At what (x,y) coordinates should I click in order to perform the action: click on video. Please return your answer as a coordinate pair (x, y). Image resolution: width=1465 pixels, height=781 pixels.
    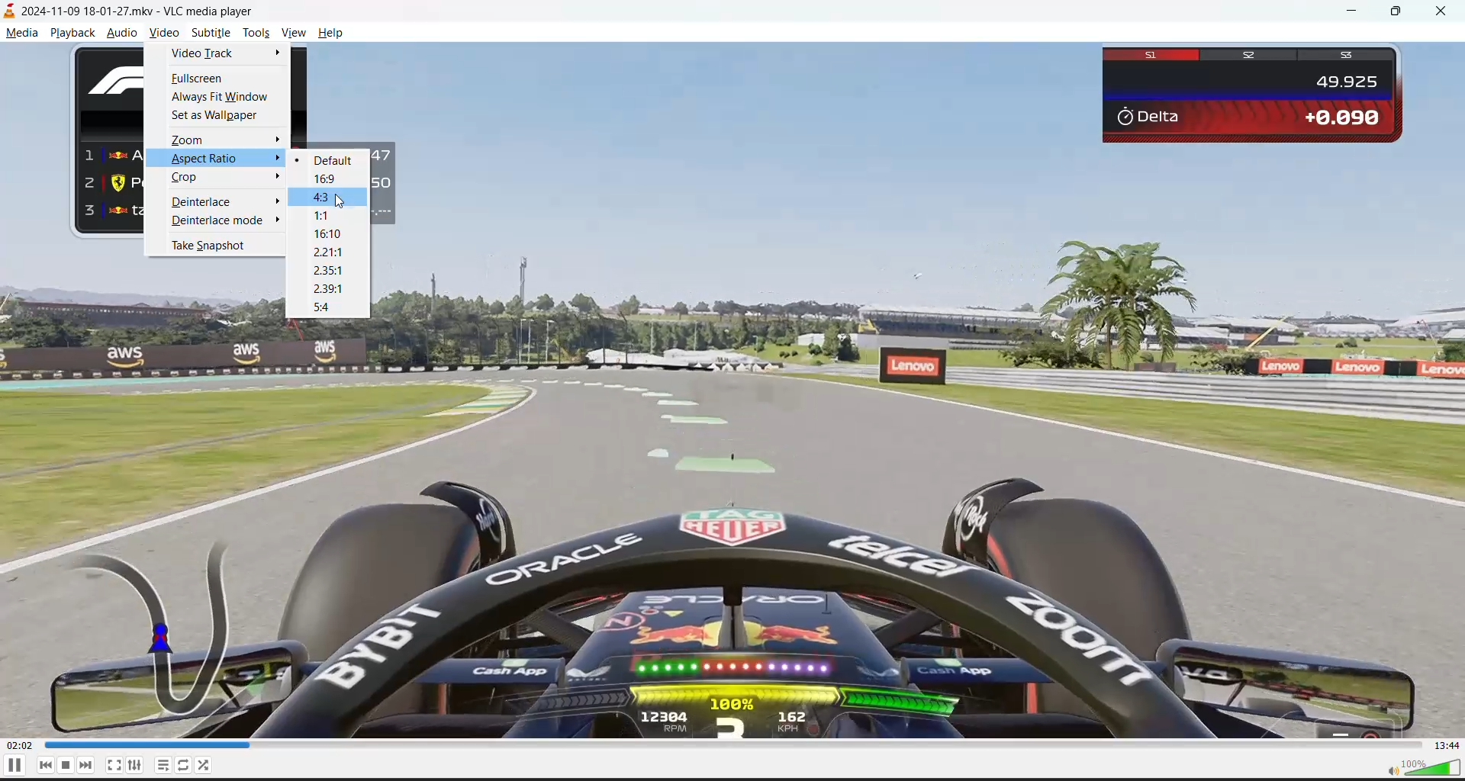
    Looking at the image, I should click on (164, 35).